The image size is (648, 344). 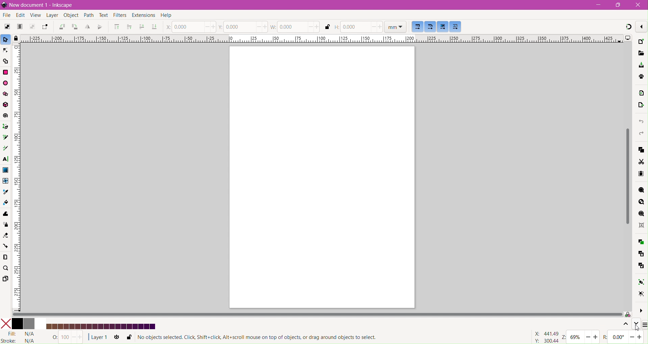 I want to click on Extensions, so click(x=143, y=16).